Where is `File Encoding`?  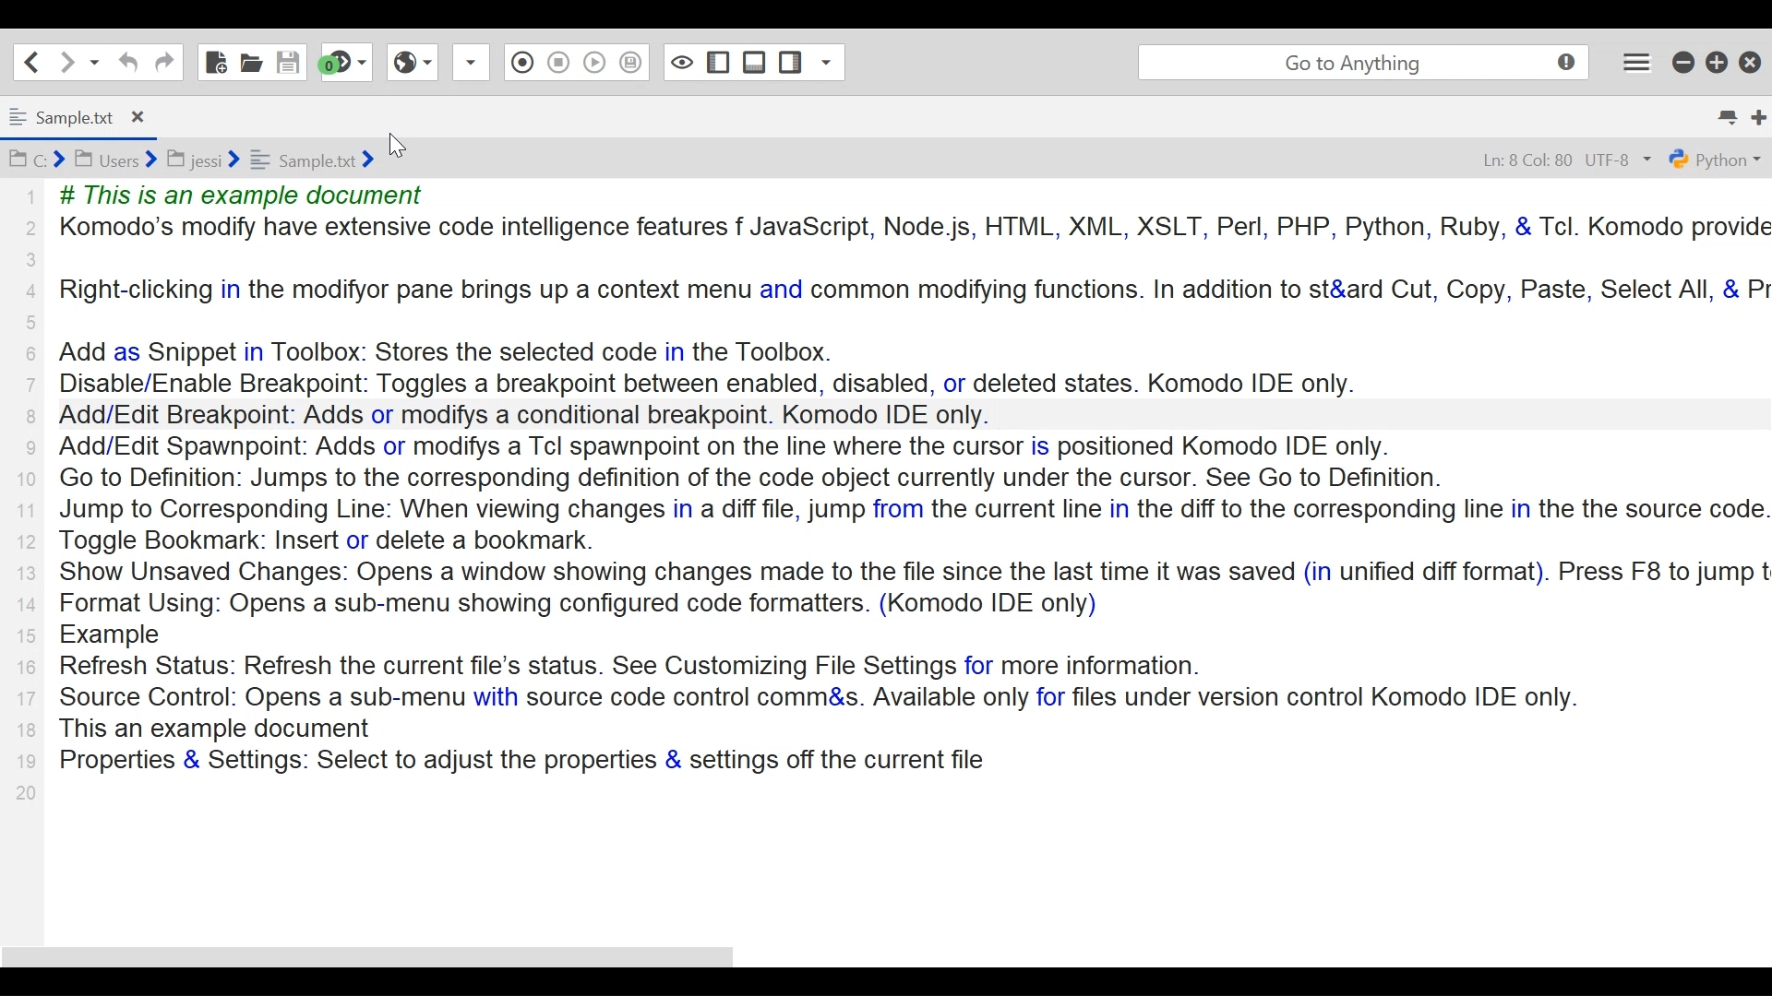
File Encoding is located at coordinates (1623, 160).